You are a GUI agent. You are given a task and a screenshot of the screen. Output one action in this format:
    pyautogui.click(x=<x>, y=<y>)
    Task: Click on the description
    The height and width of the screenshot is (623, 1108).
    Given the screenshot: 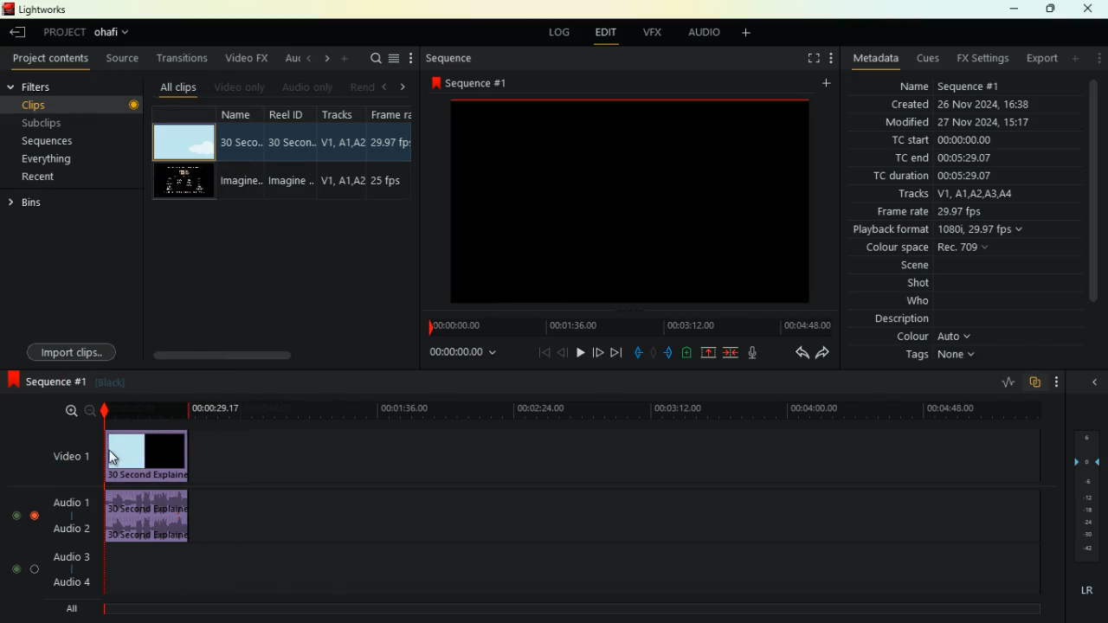 What is the action you would take?
    pyautogui.click(x=902, y=319)
    